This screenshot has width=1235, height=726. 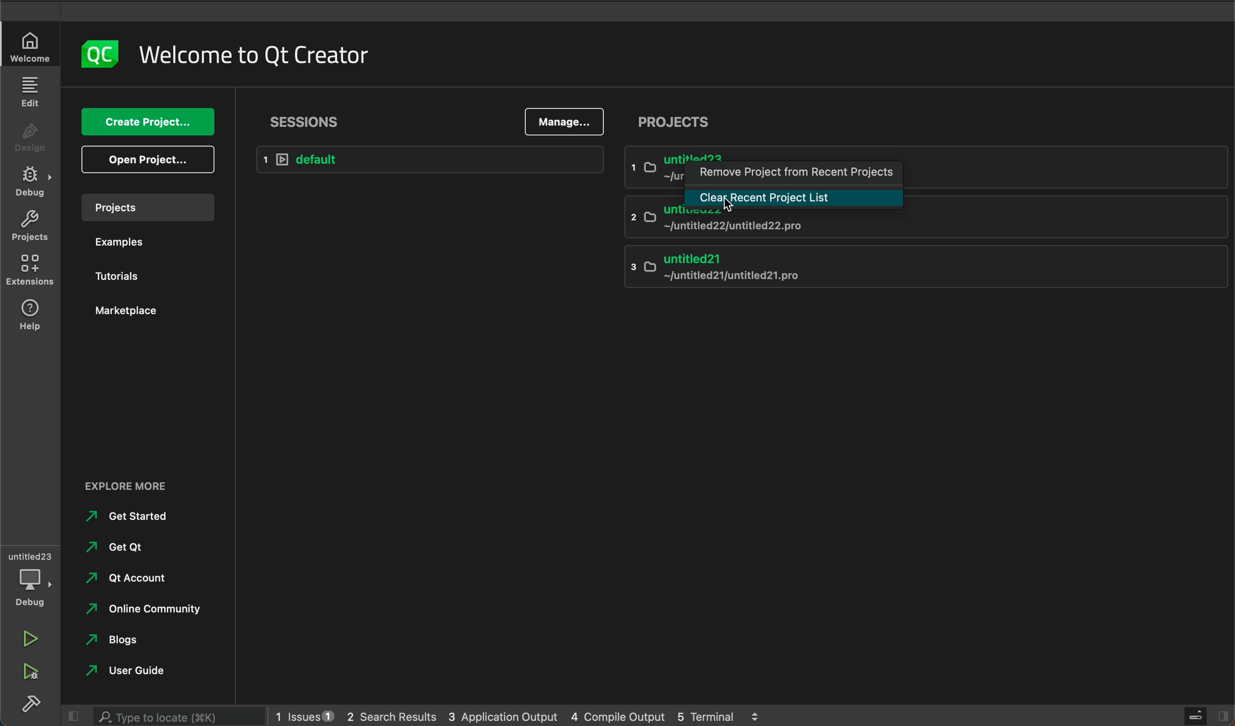 I want to click on get qt, so click(x=119, y=548).